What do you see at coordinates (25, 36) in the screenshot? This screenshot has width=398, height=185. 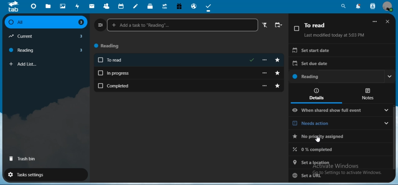 I see `current` at bounding box center [25, 36].